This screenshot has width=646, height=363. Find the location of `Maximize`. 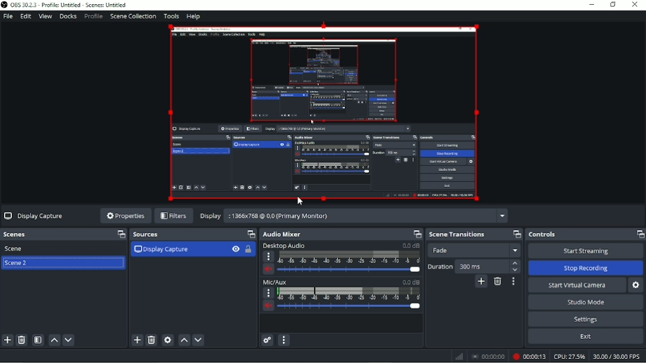

Maximize is located at coordinates (639, 234).